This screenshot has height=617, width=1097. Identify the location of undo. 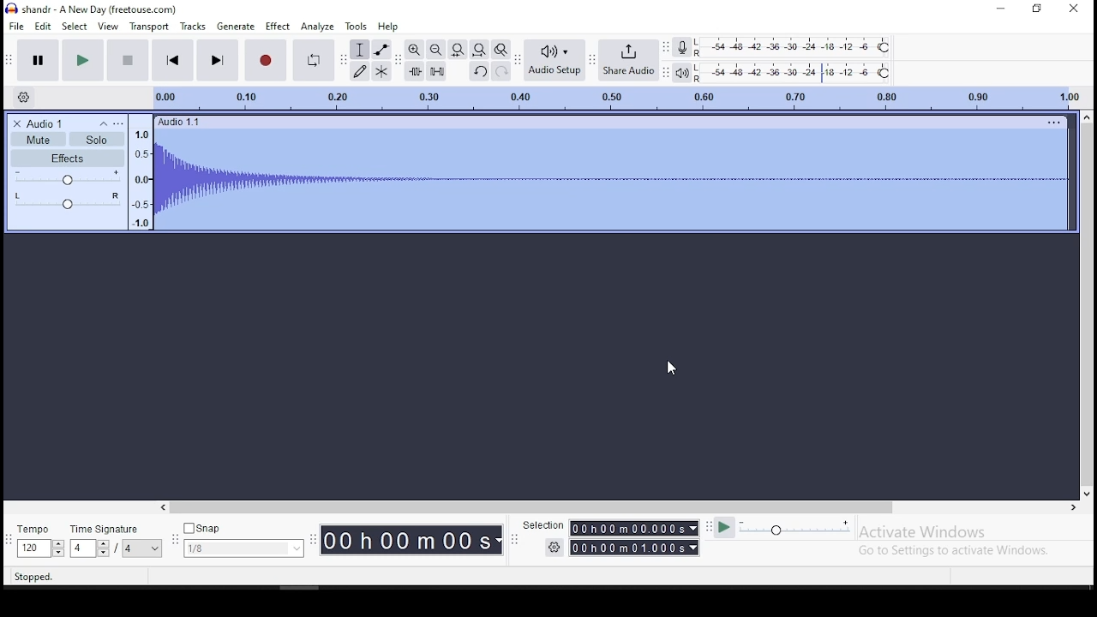
(479, 71).